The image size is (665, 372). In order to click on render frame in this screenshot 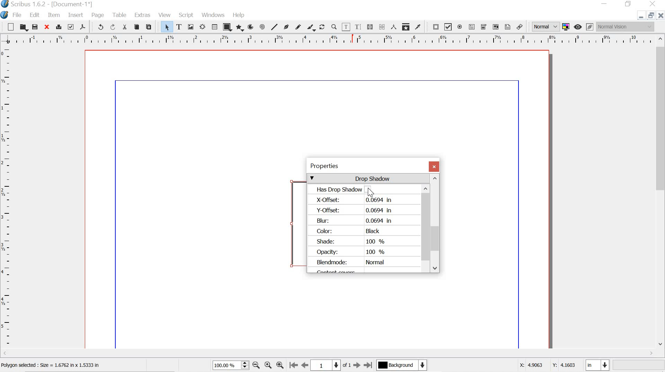, I will do `click(203, 27)`.